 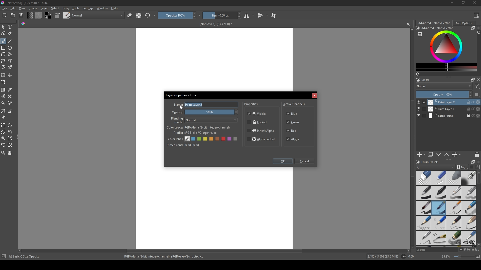 I want to click on polyline, so click(x=11, y=54).